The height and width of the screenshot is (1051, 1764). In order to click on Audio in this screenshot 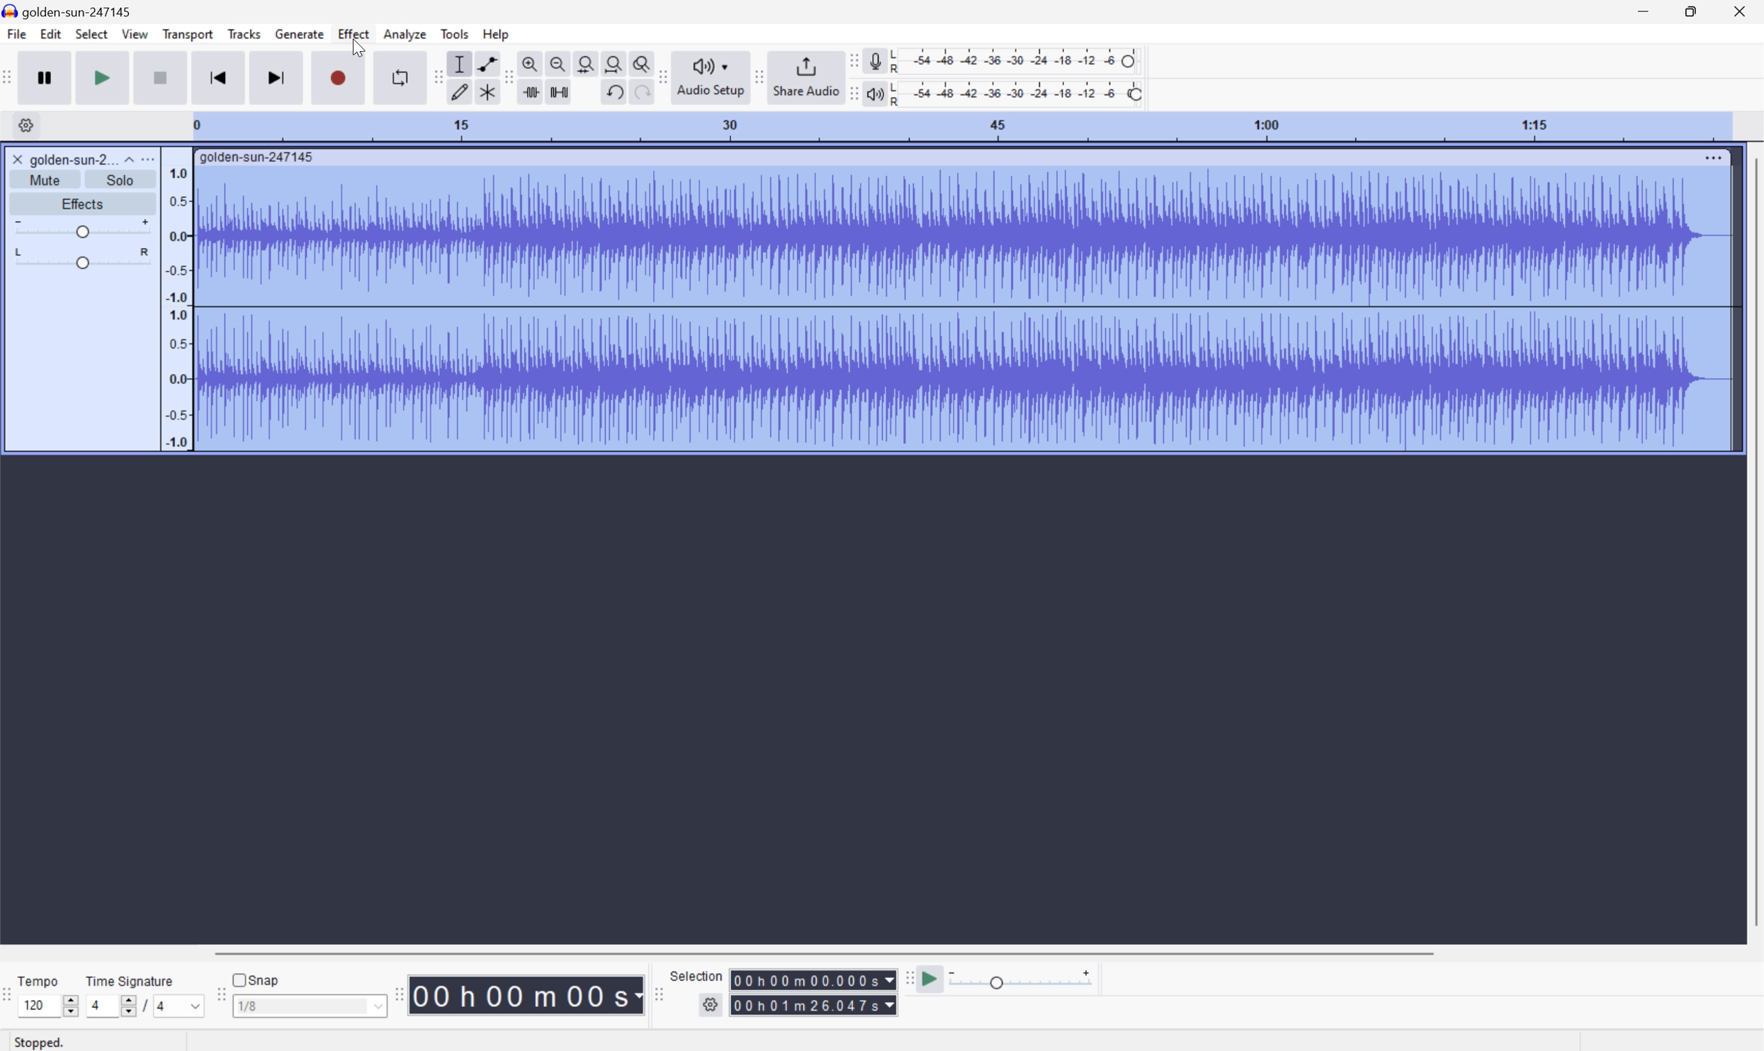, I will do `click(963, 309)`.